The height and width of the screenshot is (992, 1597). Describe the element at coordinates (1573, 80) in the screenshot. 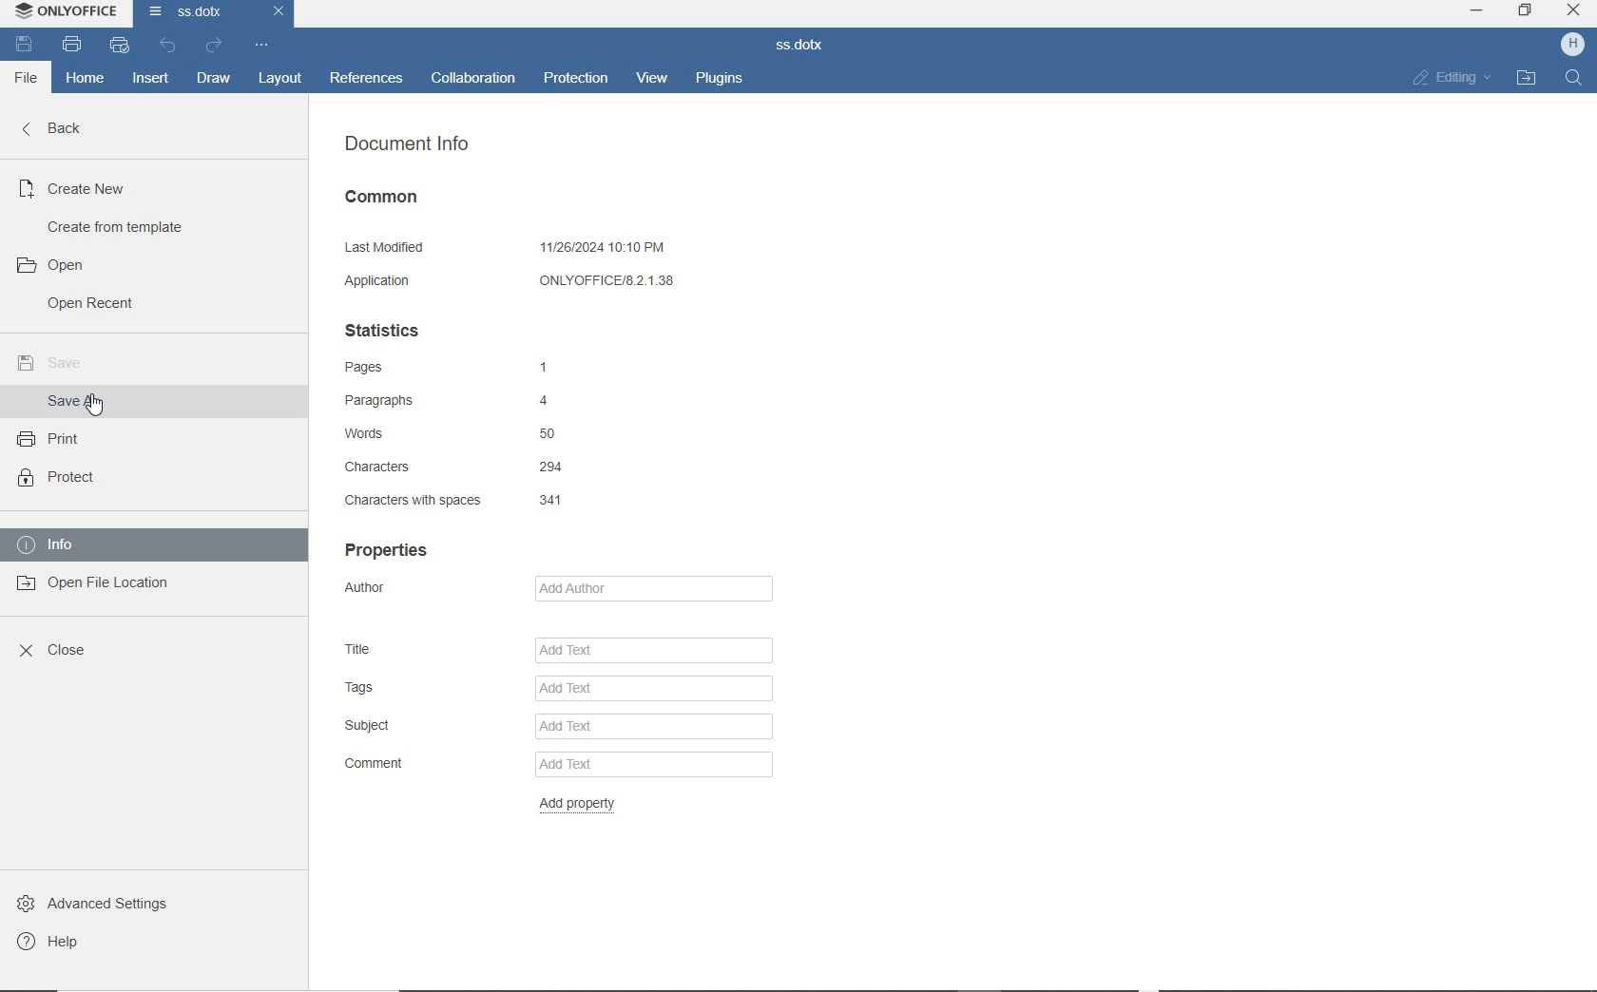

I see `FIND` at that location.